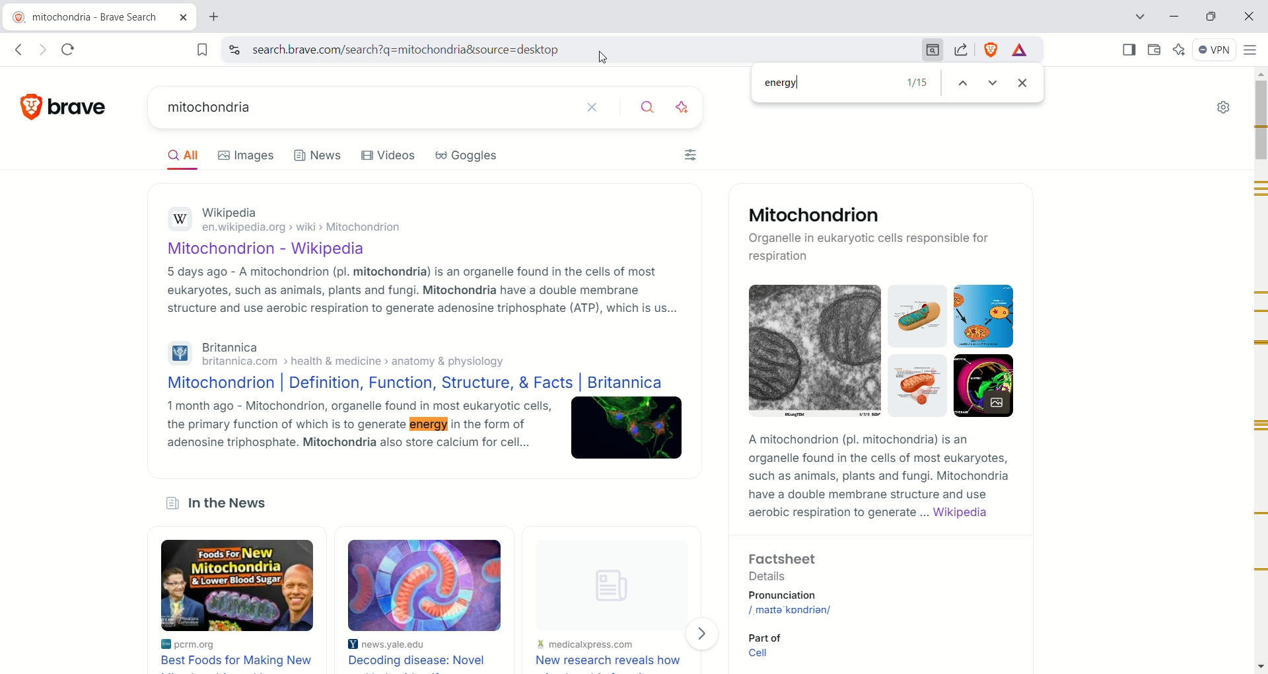 This screenshot has height=674, width=1268. What do you see at coordinates (346, 354) in the screenshot?
I see `Britannica britannica.com > health & medicine > anatomy & physiology` at bounding box center [346, 354].